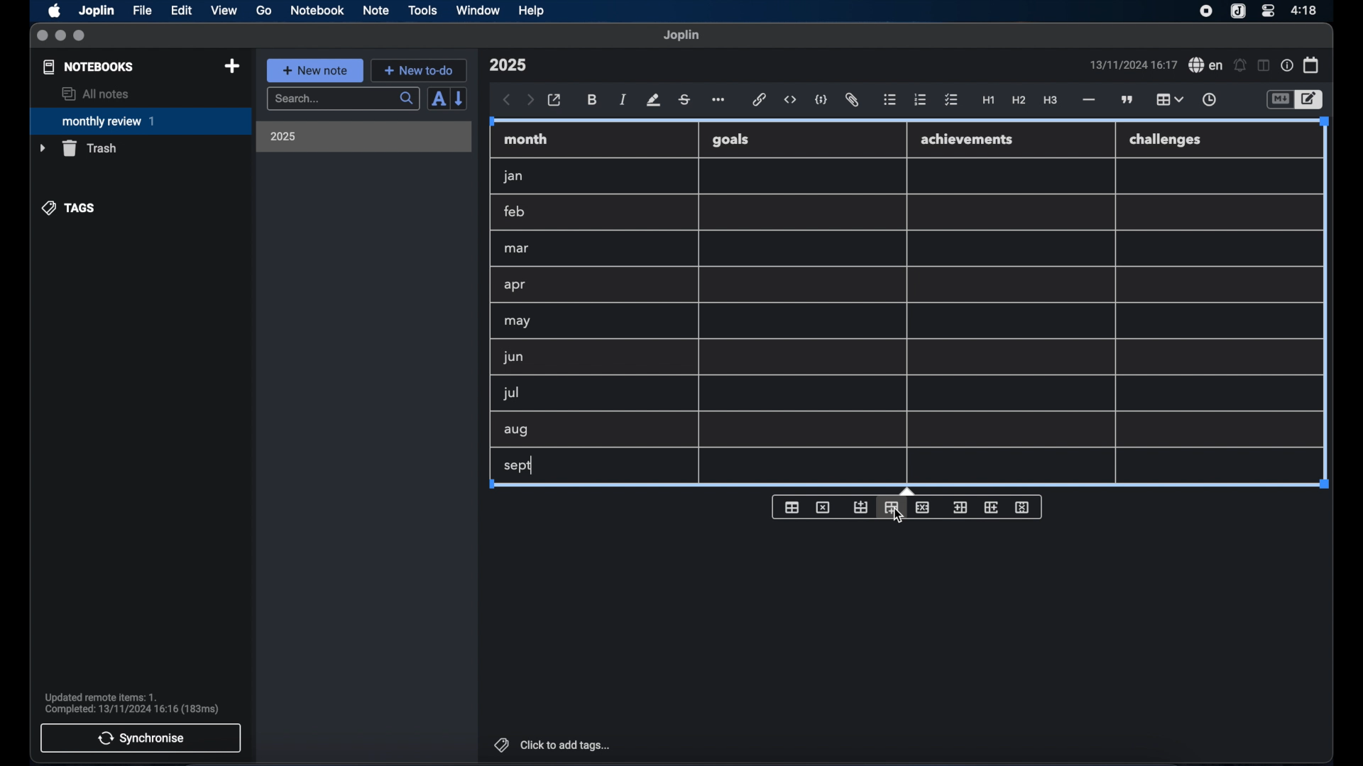  Describe the element at coordinates (141, 120) in the screenshot. I see `monthly review` at that location.